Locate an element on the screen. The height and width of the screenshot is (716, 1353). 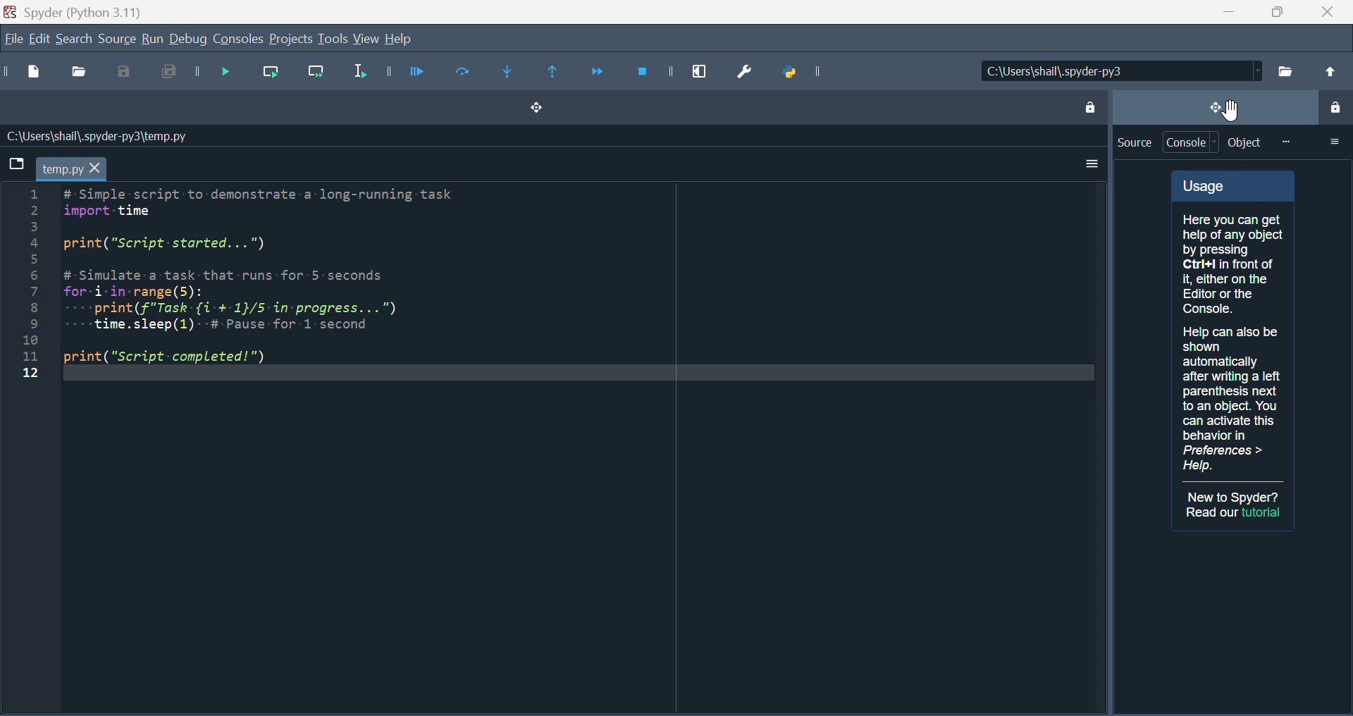
lock is located at coordinates (1089, 105).